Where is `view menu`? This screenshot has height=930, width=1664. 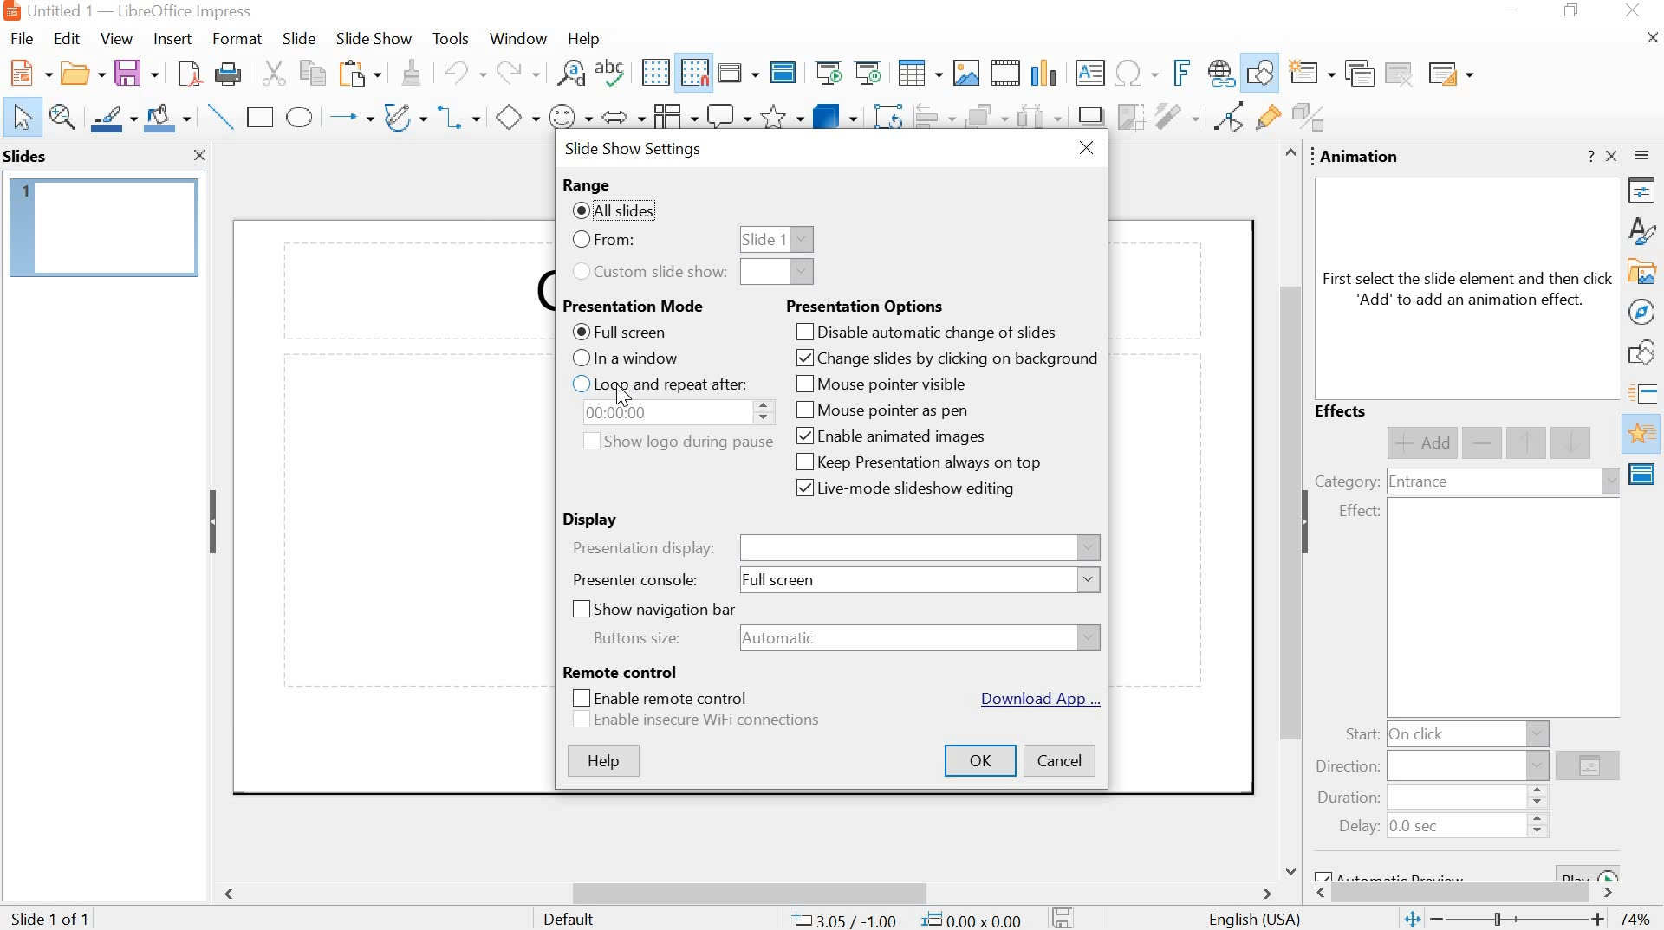 view menu is located at coordinates (116, 39).